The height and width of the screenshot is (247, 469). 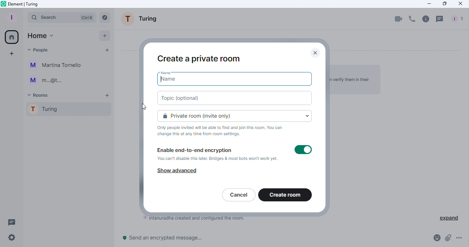 I want to click on People, so click(x=458, y=20).